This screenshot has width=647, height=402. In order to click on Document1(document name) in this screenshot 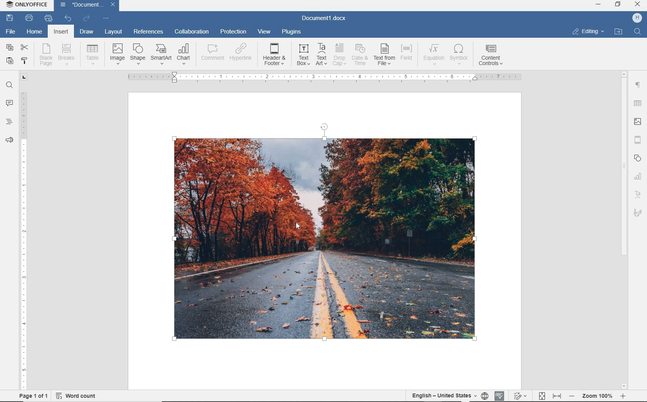, I will do `click(89, 5)`.